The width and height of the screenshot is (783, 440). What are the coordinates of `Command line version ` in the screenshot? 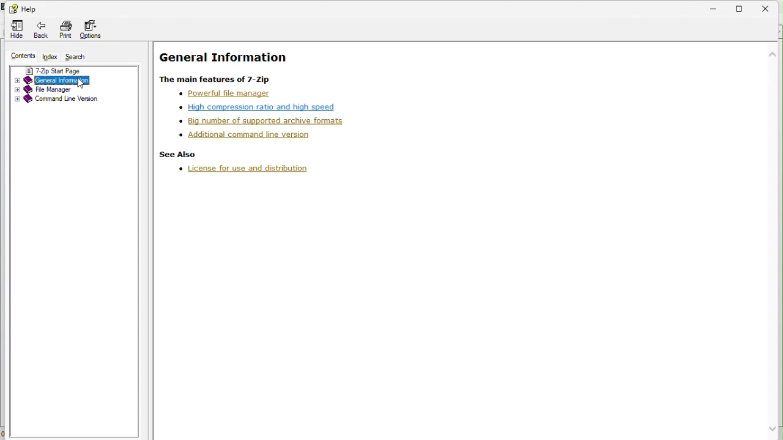 It's located at (56, 101).